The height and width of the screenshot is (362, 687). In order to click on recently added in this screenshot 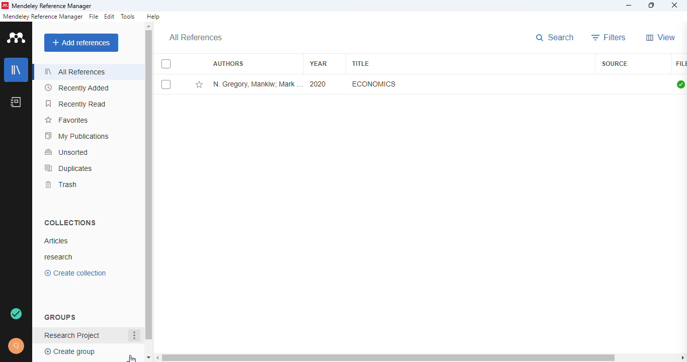, I will do `click(77, 87)`.